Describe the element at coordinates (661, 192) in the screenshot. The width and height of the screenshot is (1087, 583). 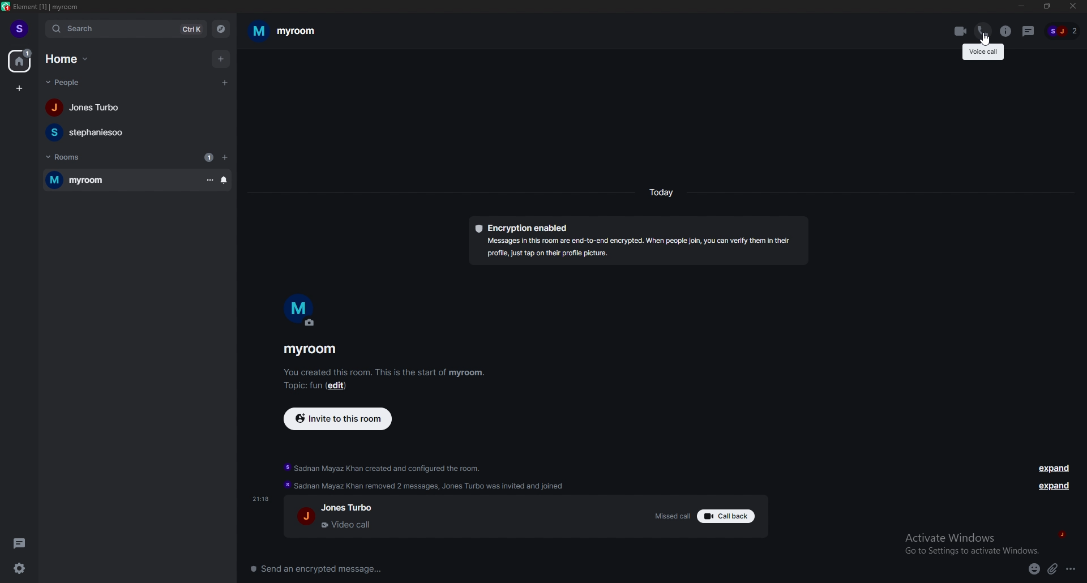
I see `today` at that location.